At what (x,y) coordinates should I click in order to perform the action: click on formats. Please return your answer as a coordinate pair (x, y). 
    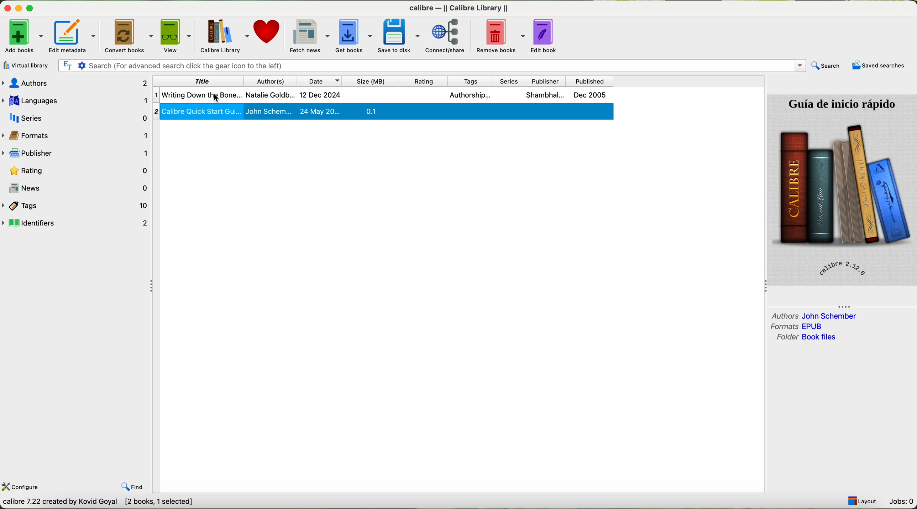
    Looking at the image, I should click on (798, 326).